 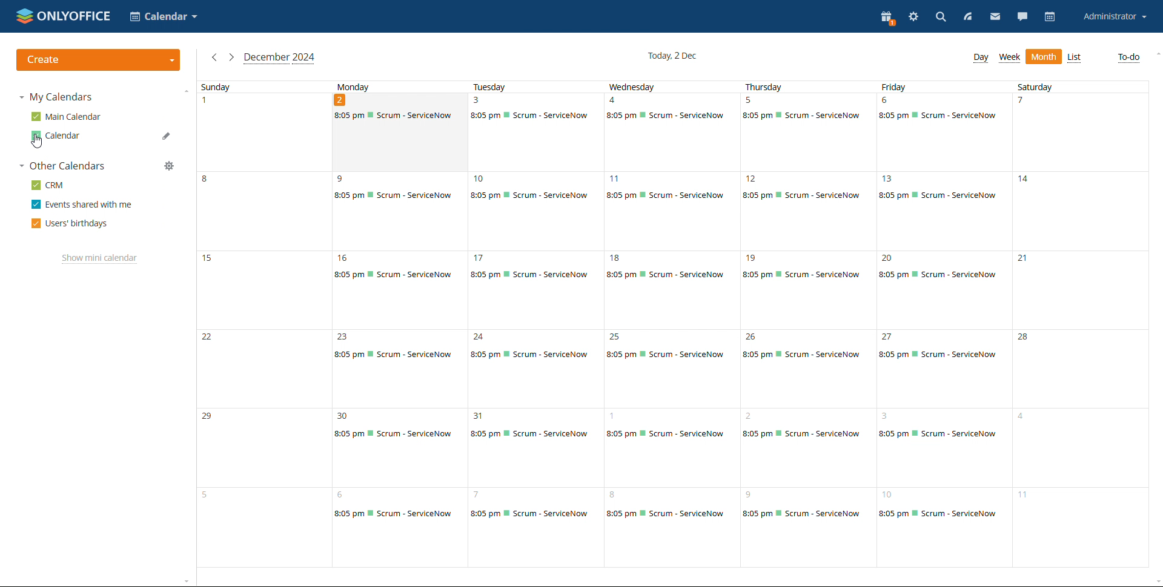 What do you see at coordinates (981, 58) in the screenshot?
I see `dat view` at bounding box center [981, 58].